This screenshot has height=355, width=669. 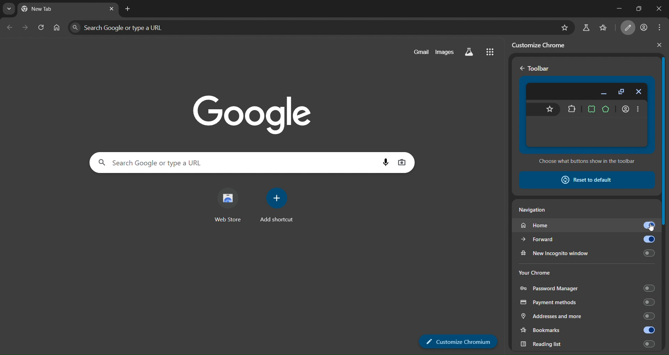 I want to click on new incognito window, so click(x=587, y=253).